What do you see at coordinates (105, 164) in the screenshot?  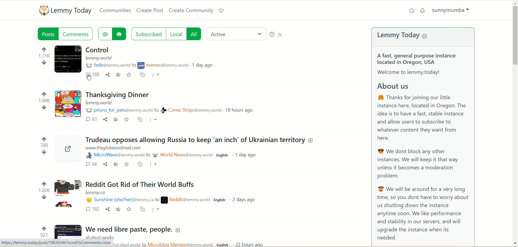 I see `share` at bounding box center [105, 164].